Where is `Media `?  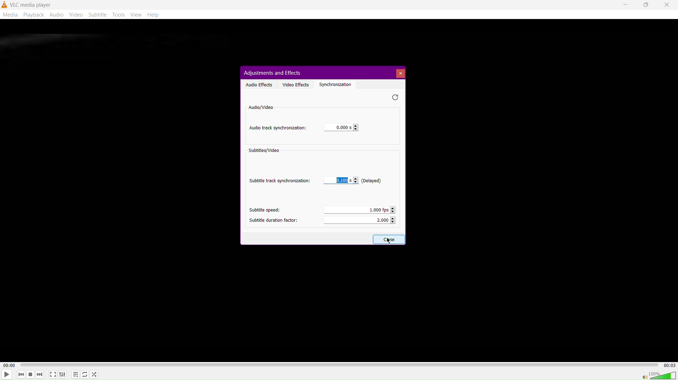 Media  is located at coordinates (11, 14).